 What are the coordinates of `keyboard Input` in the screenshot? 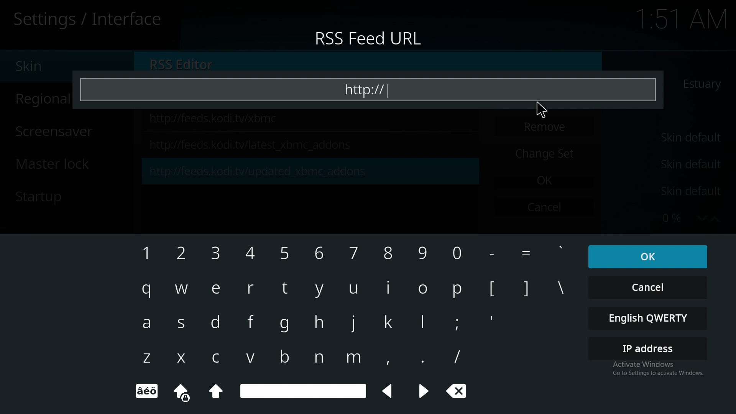 It's located at (389, 360).